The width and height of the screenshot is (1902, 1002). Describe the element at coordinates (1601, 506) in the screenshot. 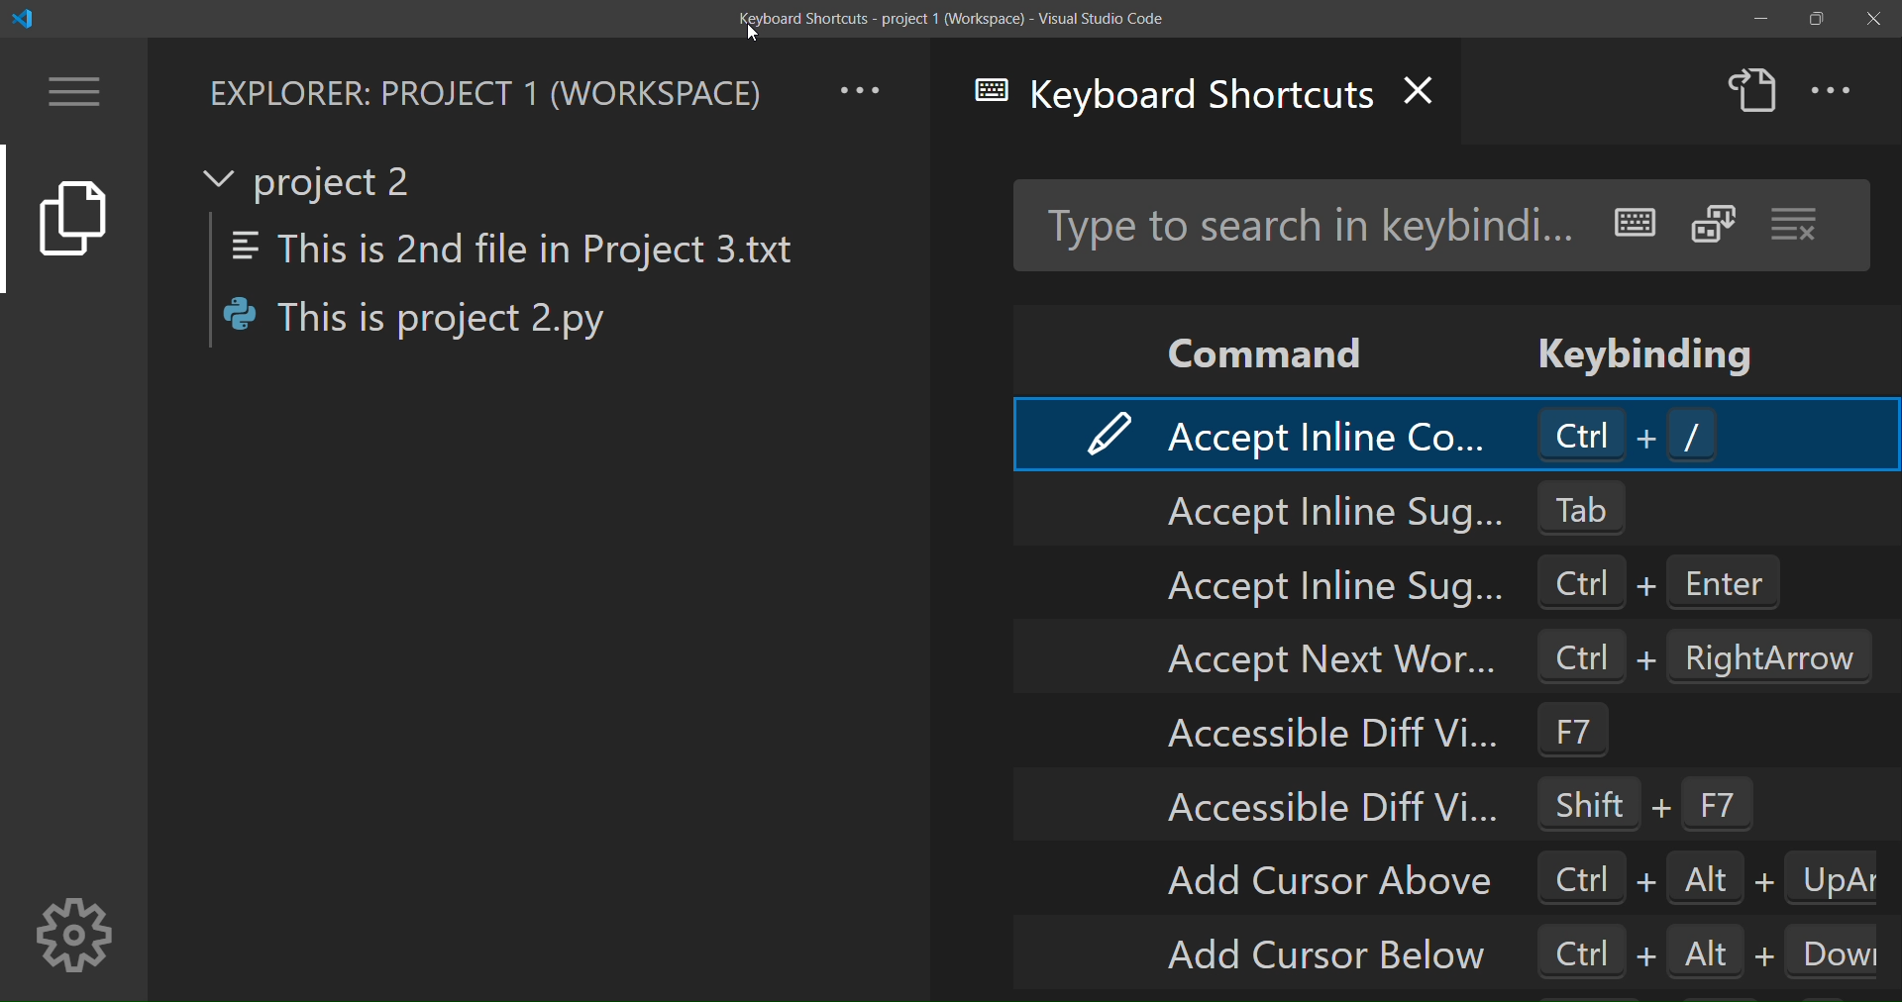

I see `tab` at that location.